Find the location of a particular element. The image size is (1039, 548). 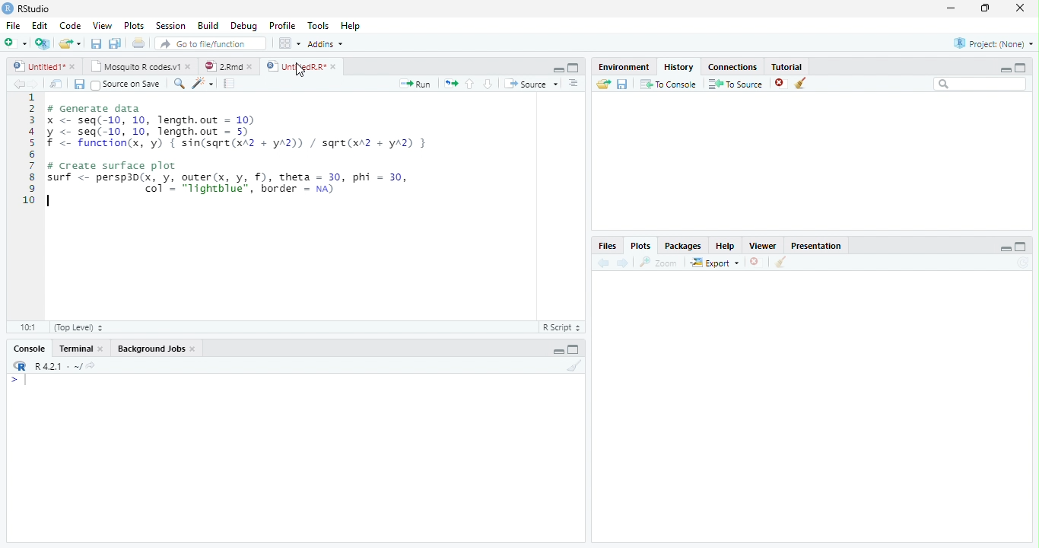

New line is located at coordinates (18, 382).